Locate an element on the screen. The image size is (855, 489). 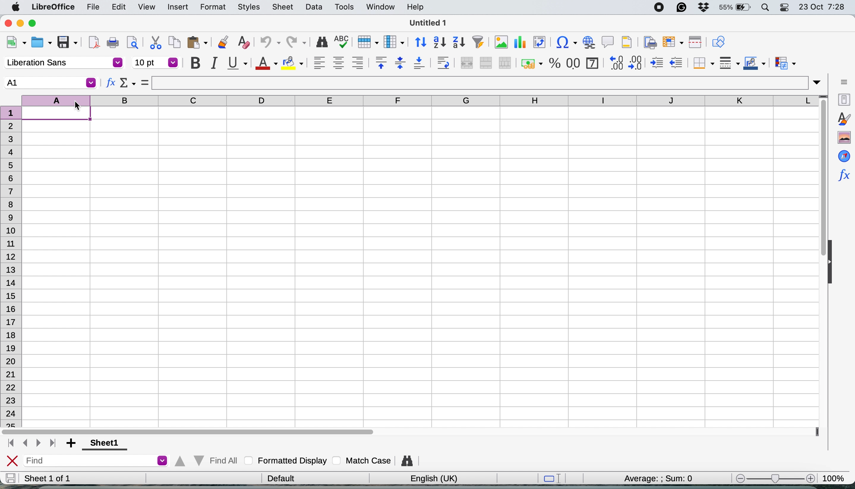
format as currency is located at coordinates (531, 62).